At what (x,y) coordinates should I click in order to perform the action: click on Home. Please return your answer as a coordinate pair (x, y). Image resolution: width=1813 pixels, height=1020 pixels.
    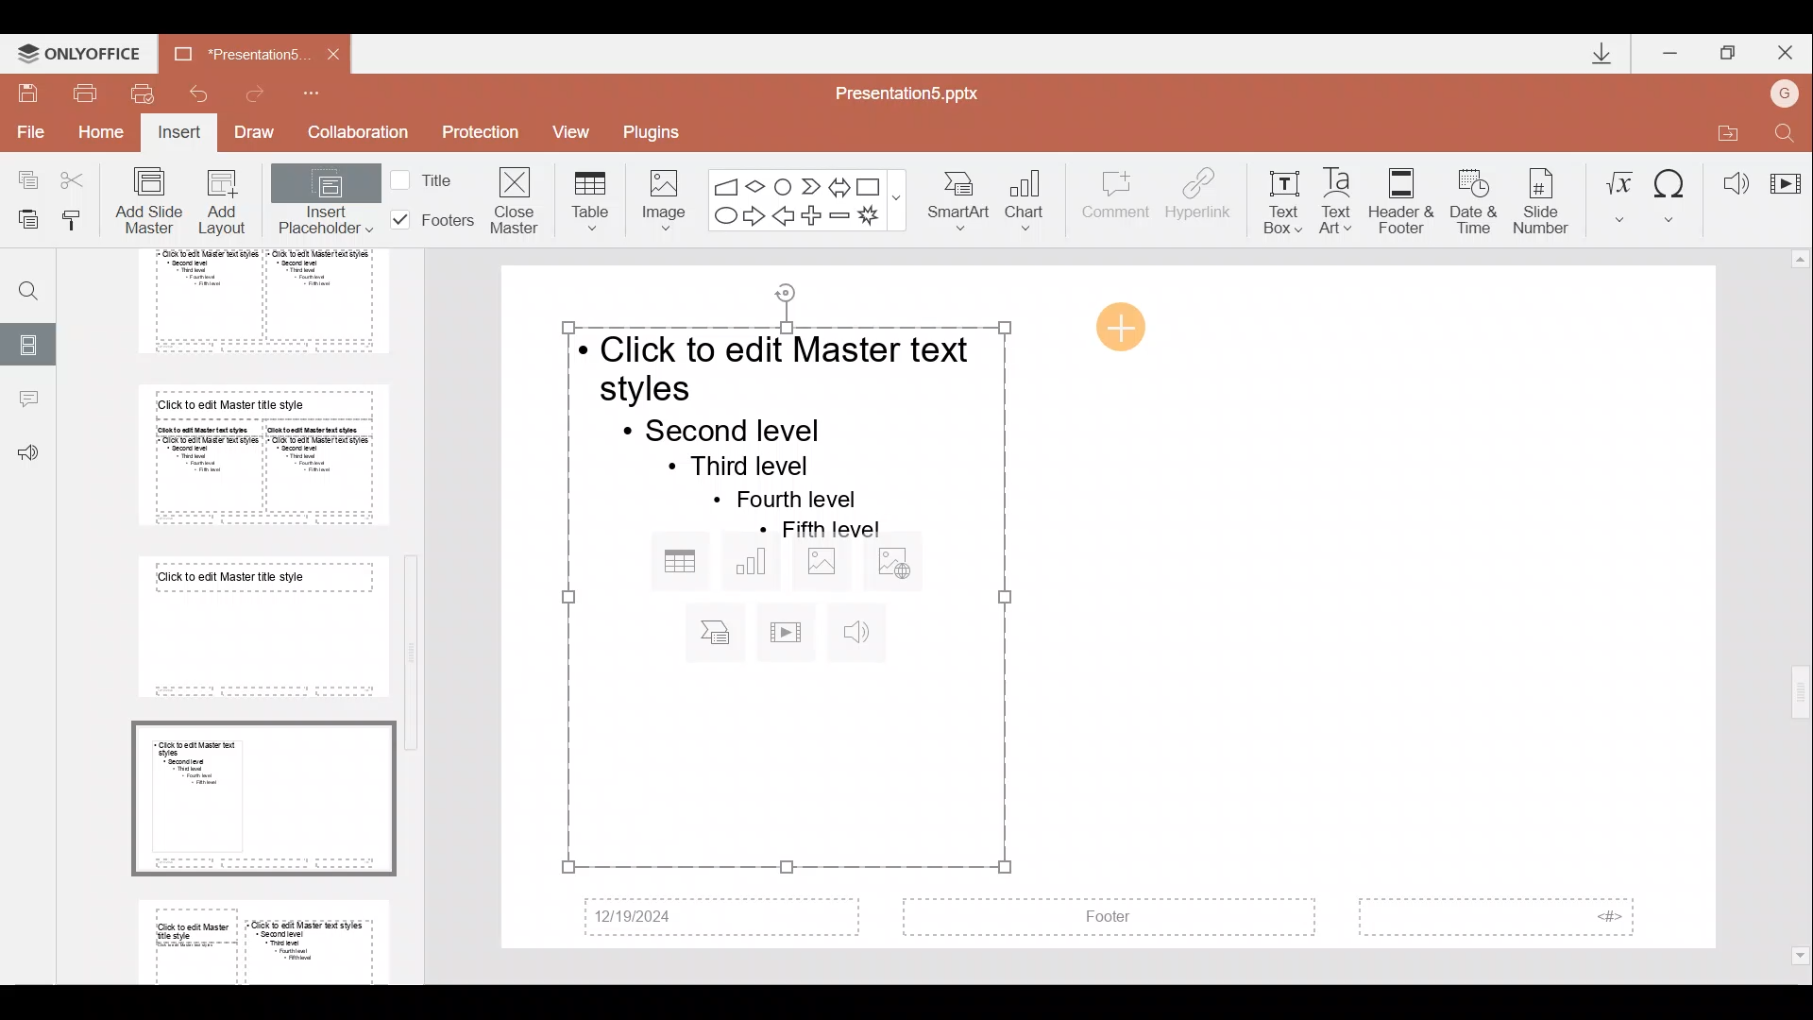
    Looking at the image, I should click on (104, 137).